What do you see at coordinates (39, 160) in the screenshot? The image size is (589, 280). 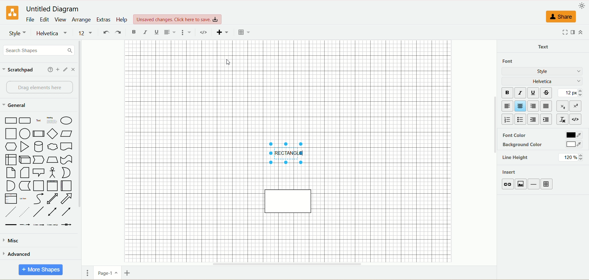 I see `step` at bounding box center [39, 160].